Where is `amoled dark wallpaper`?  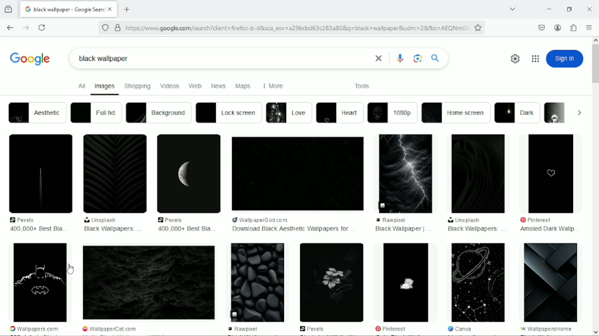
amoled dark wallpaper is located at coordinates (546, 230).